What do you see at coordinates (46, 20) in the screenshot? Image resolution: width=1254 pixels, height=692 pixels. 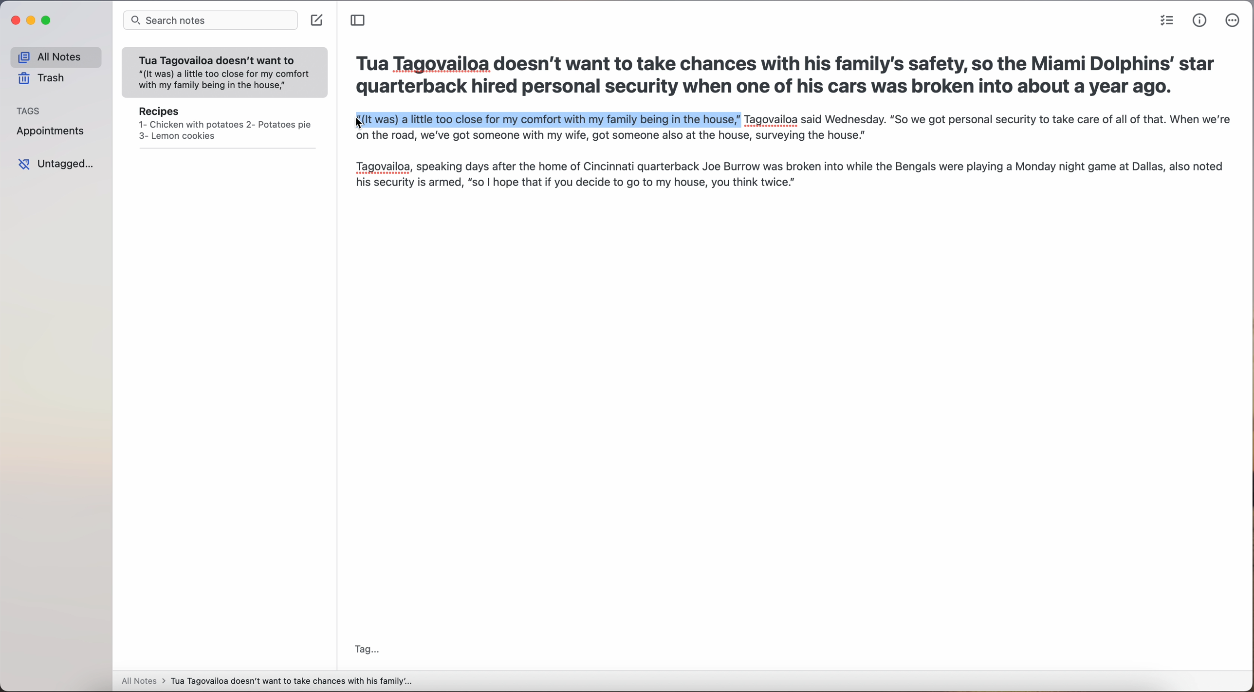 I see `maximize Simplenote` at bounding box center [46, 20].